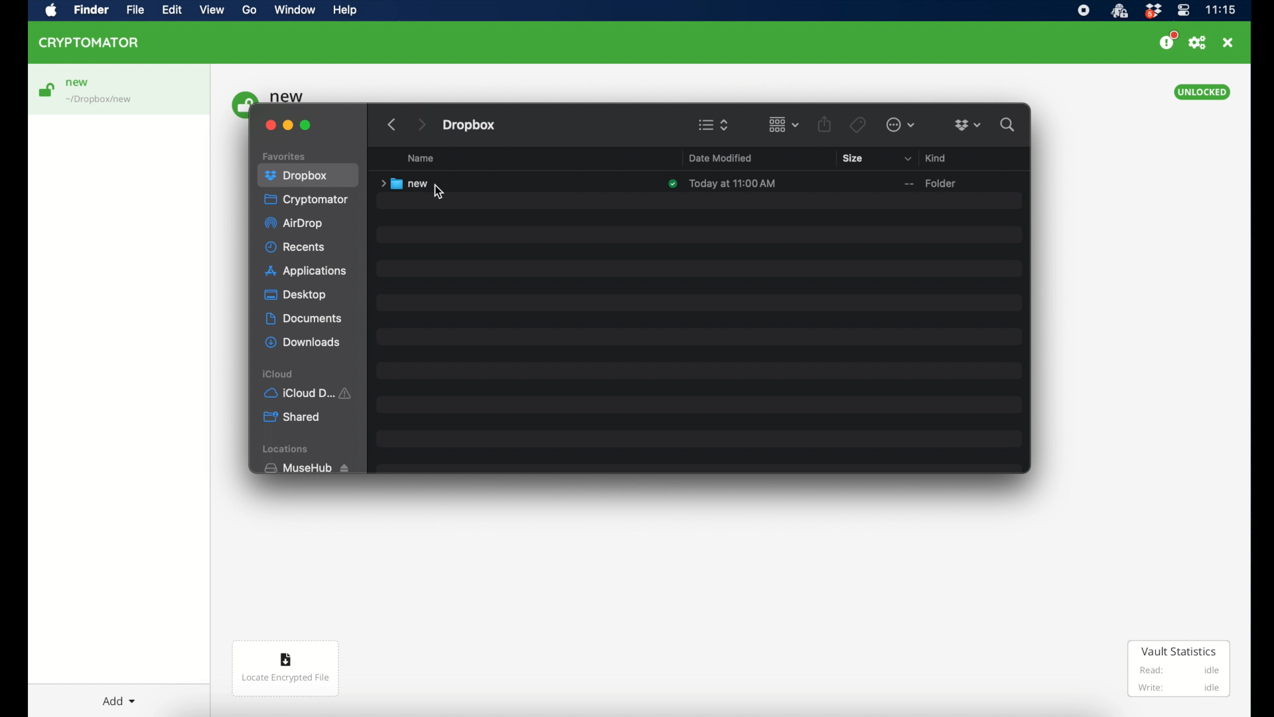  What do you see at coordinates (963, 184) in the screenshot?
I see `rtf document` at bounding box center [963, 184].